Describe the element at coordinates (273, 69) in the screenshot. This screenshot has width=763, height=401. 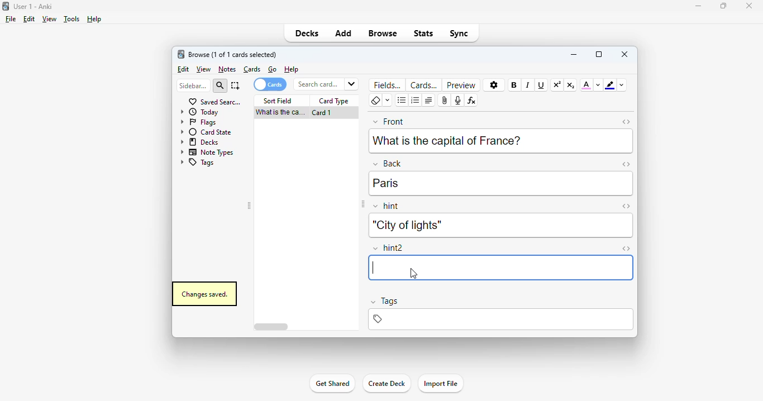
I see `go` at that location.